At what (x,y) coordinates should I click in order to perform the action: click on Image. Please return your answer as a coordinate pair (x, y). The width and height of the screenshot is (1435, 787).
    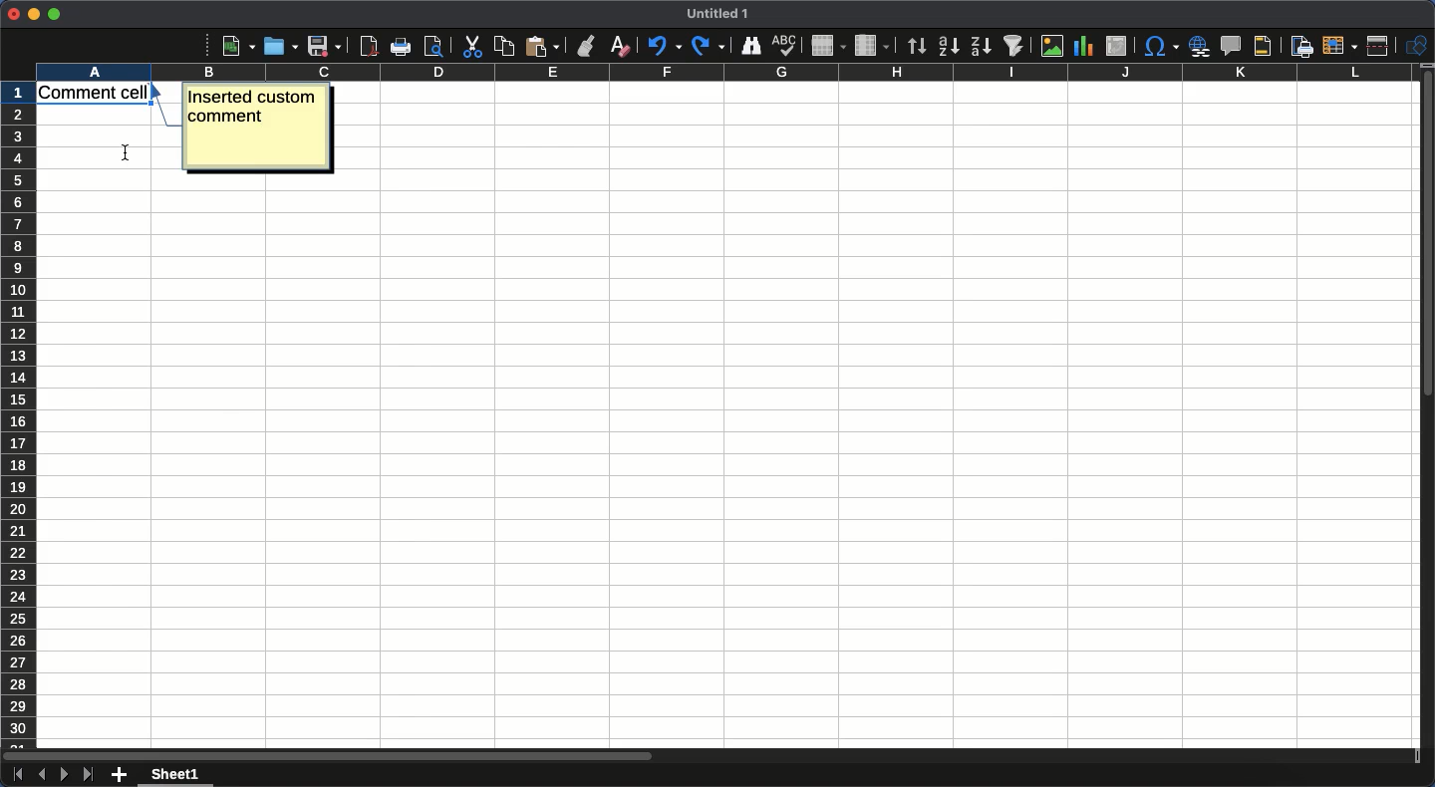
    Looking at the image, I should click on (1054, 46).